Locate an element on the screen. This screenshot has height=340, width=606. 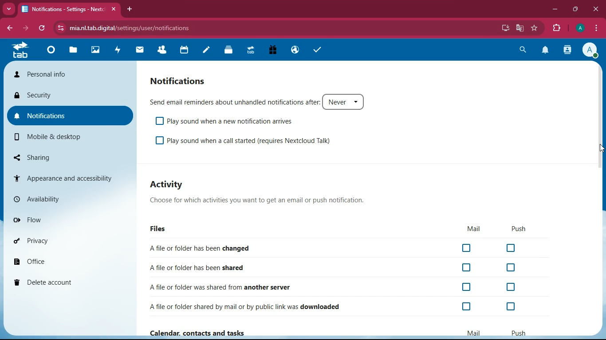
cursor is located at coordinates (601, 149).